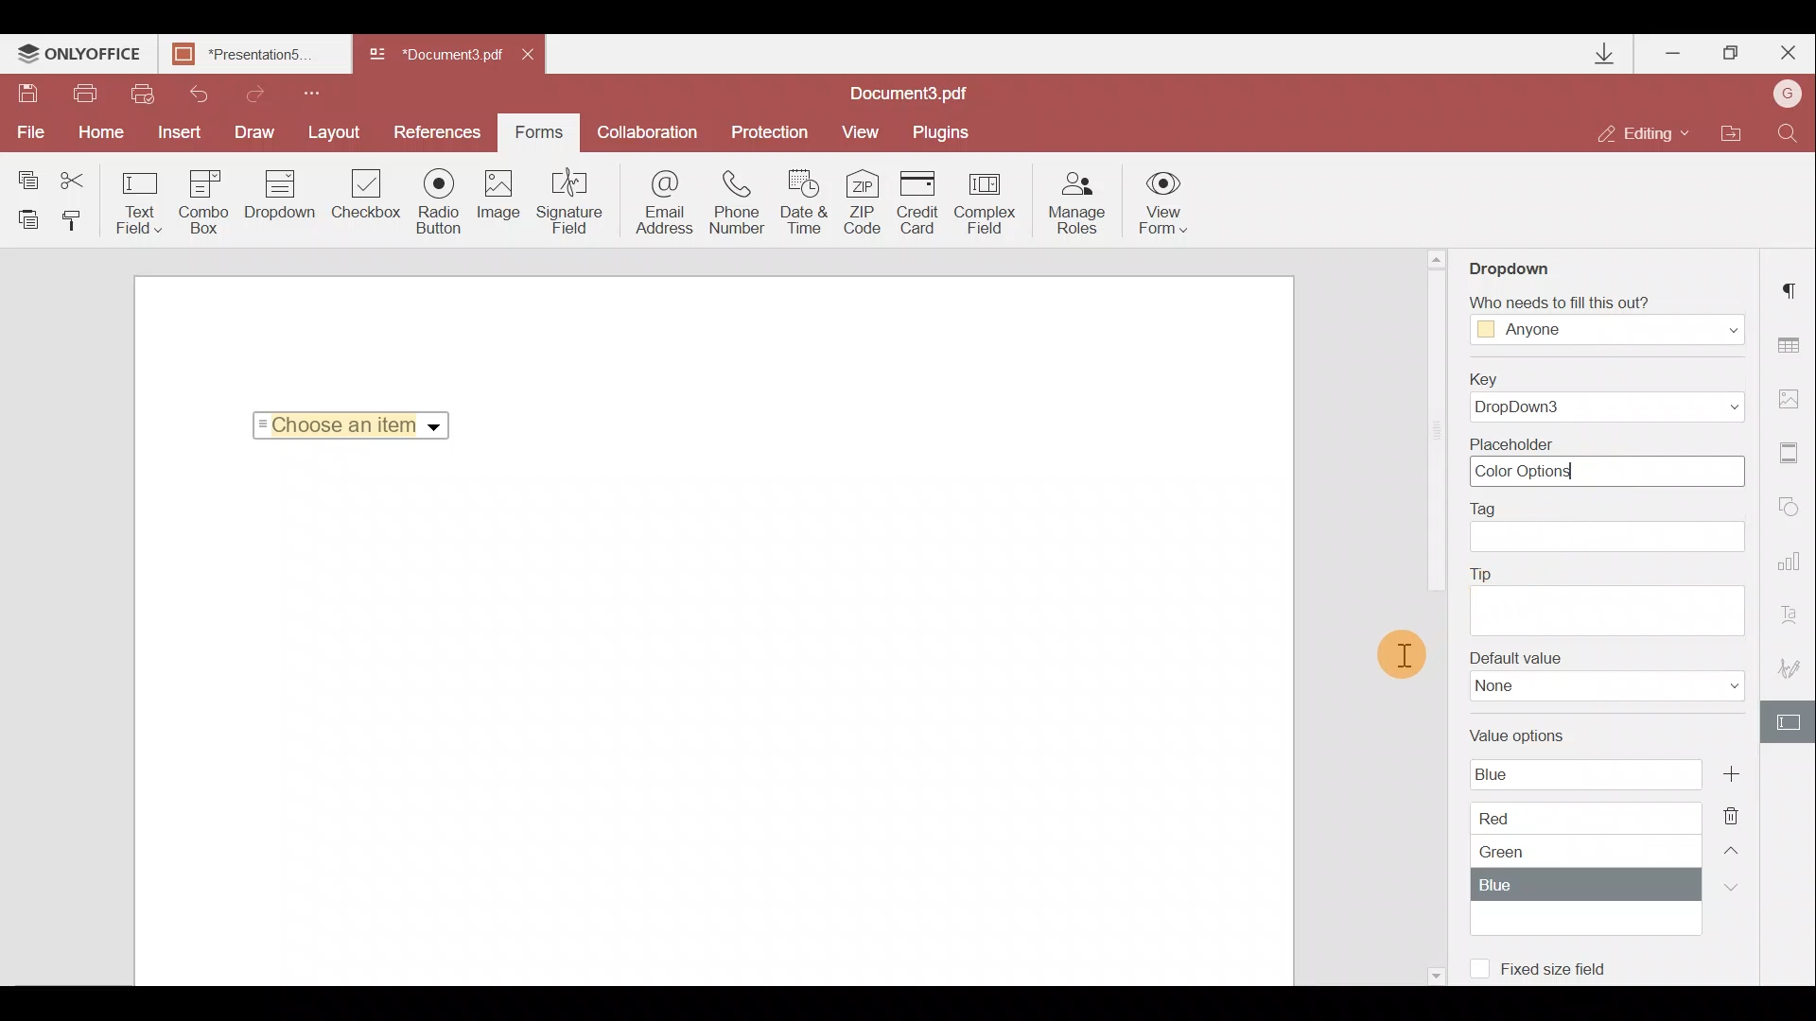 Image resolution: width=1816 pixels, height=1021 pixels. I want to click on Dropdown, so click(436, 427).